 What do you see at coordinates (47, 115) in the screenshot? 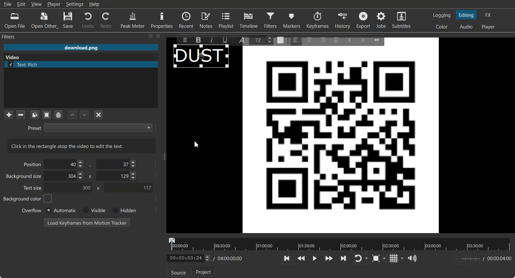
I see `Paste Filters` at bounding box center [47, 115].